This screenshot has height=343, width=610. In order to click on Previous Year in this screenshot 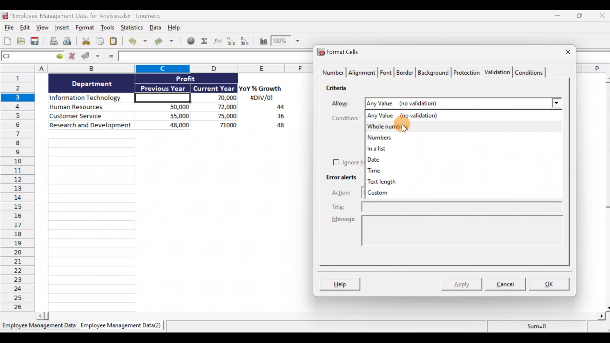, I will do `click(163, 87)`.